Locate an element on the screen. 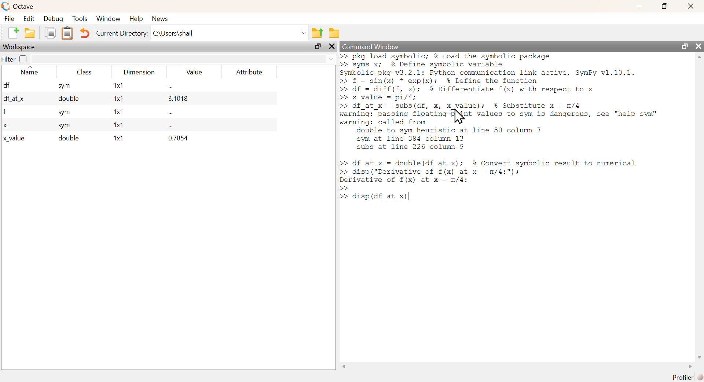 The width and height of the screenshot is (704, 382). Close is located at coordinates (690, 6).